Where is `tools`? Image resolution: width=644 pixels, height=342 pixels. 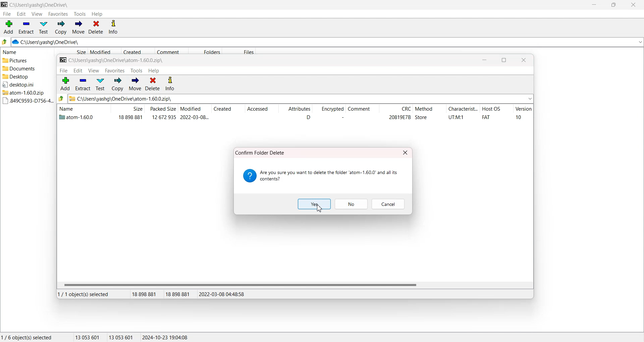
tools is located at coordinates (137, 71).